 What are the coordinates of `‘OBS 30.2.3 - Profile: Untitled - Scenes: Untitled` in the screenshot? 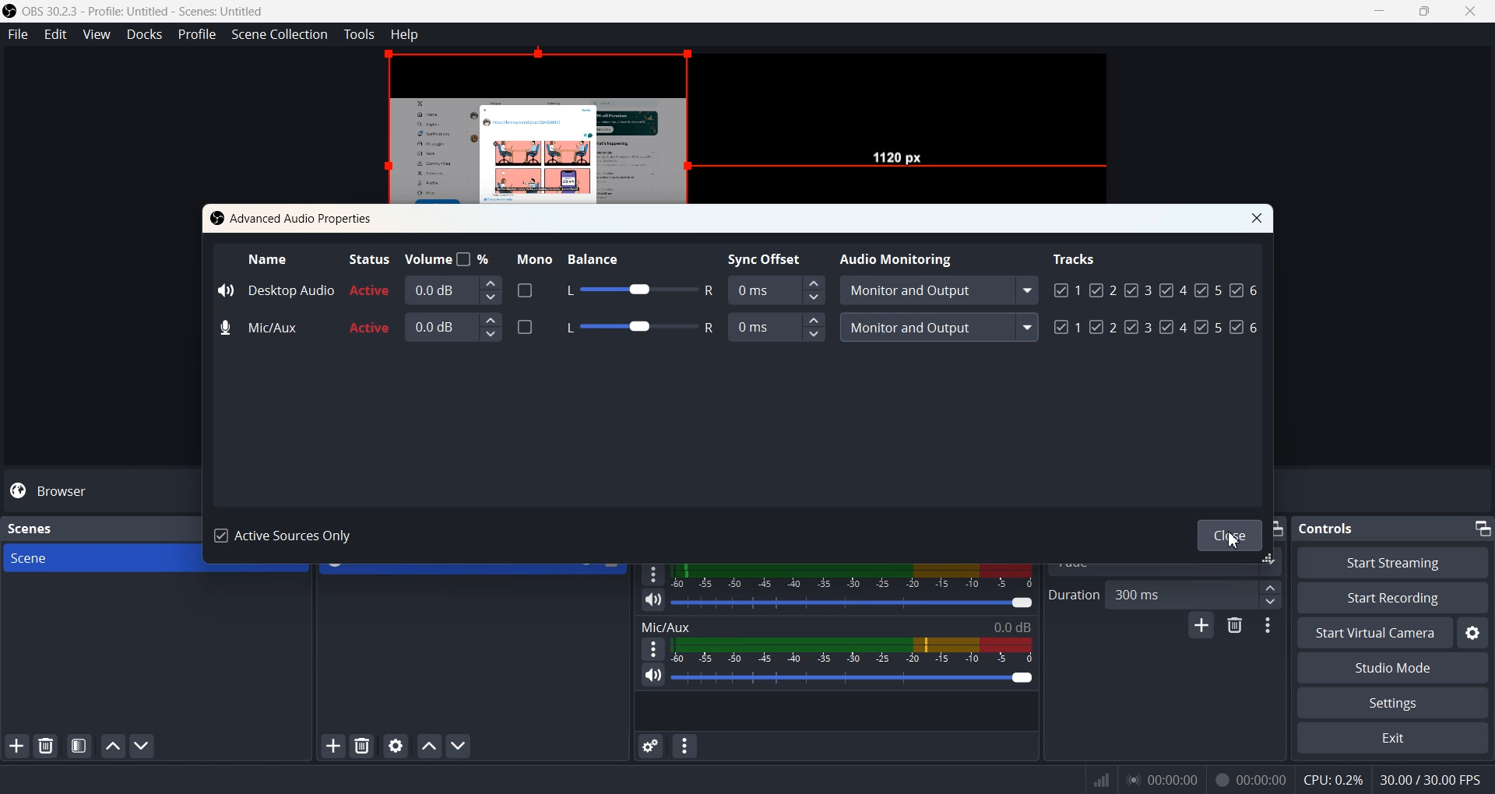 It's located at (146, 11).